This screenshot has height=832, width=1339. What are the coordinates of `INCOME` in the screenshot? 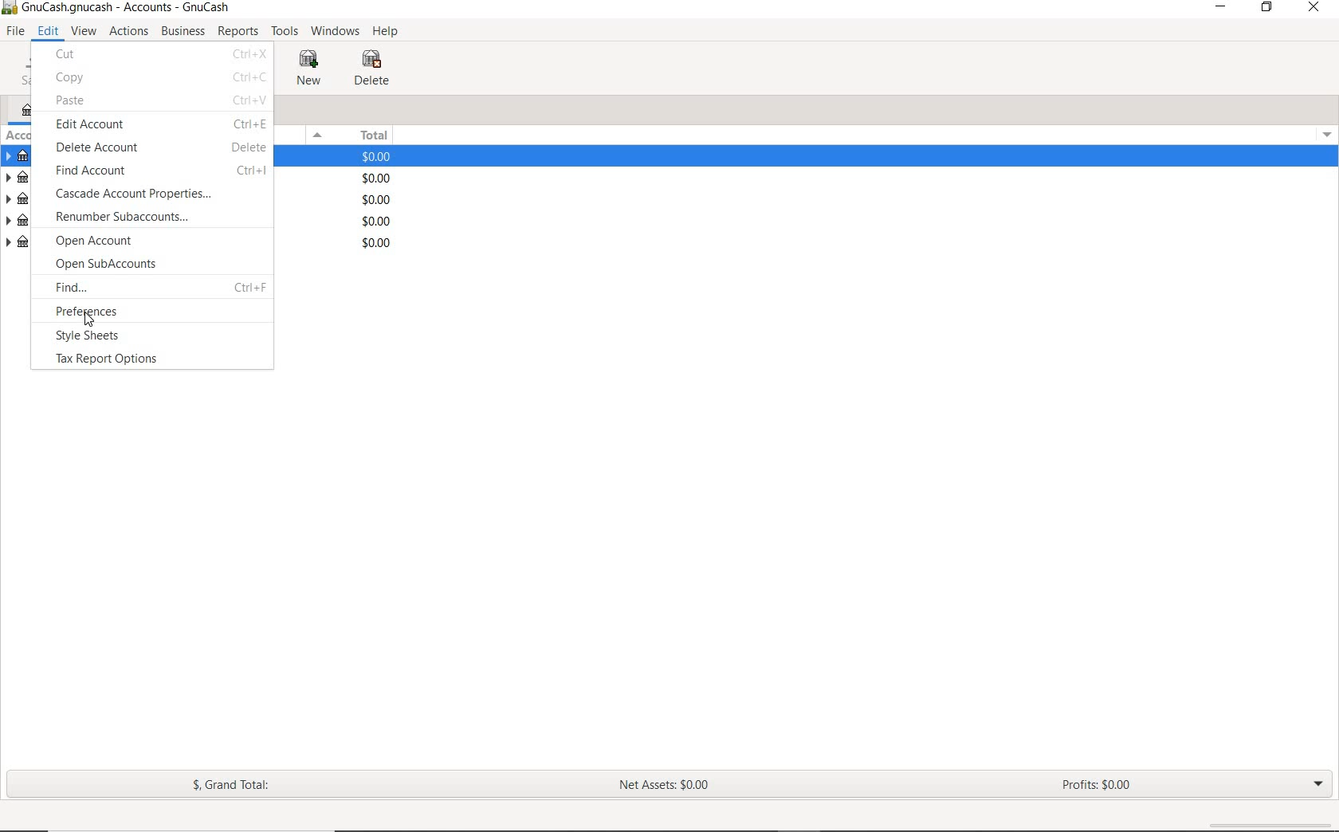 It's located at (19, 198).